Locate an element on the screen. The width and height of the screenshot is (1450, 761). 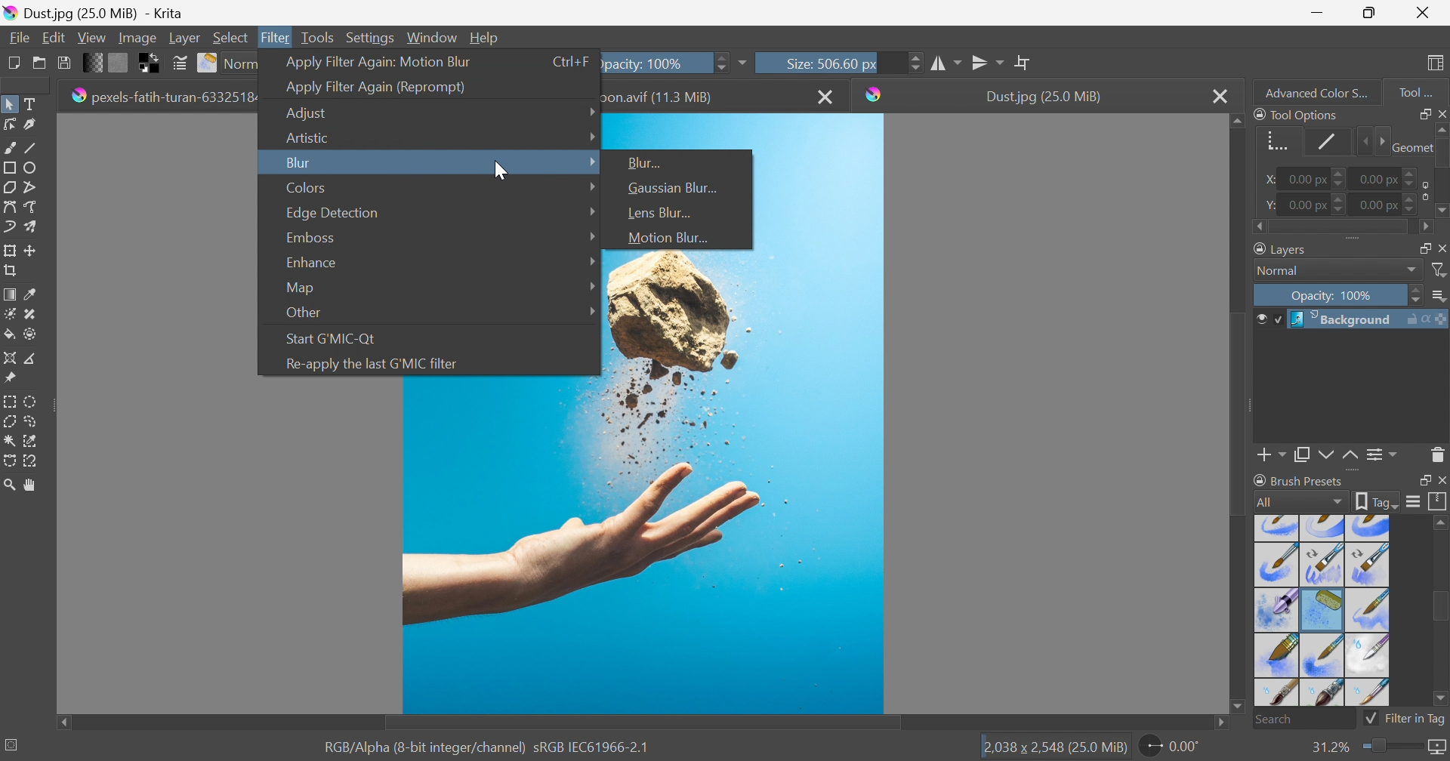
Calligraphy is located at coordinates (35, 125).